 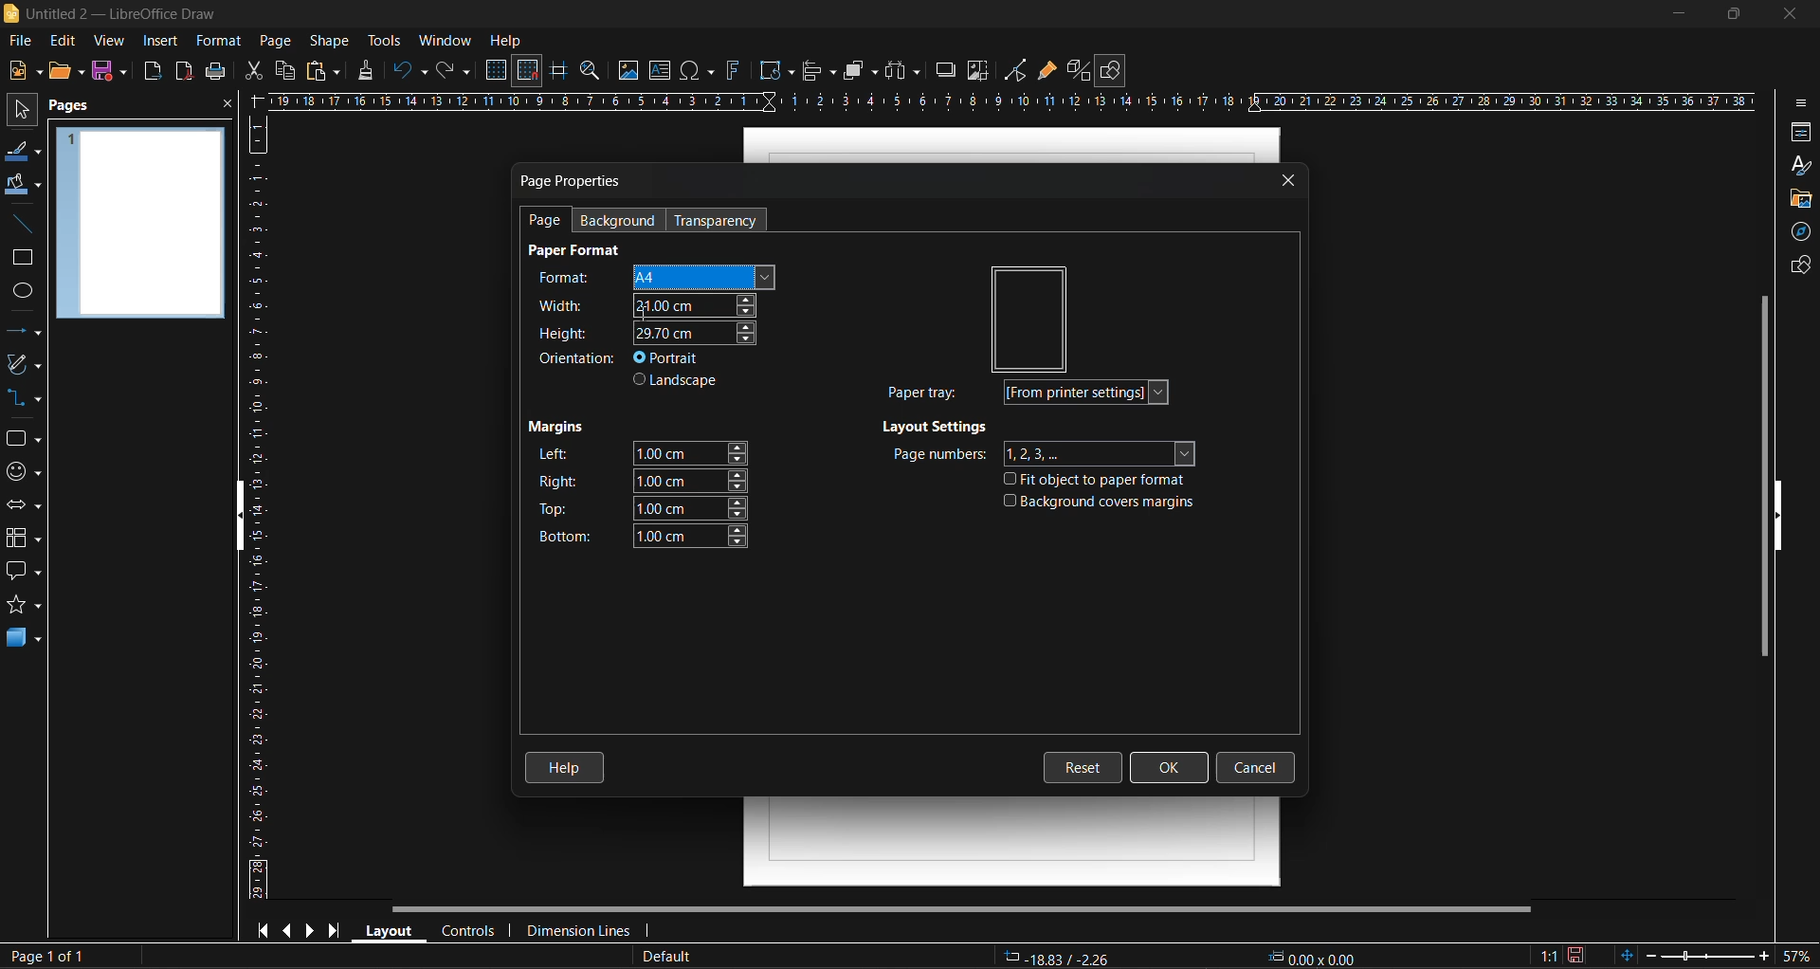 What do you see at coordinates (1804, 103) in the screenshot?
I see `sidebar settings` at bounding box center [1804, 103].